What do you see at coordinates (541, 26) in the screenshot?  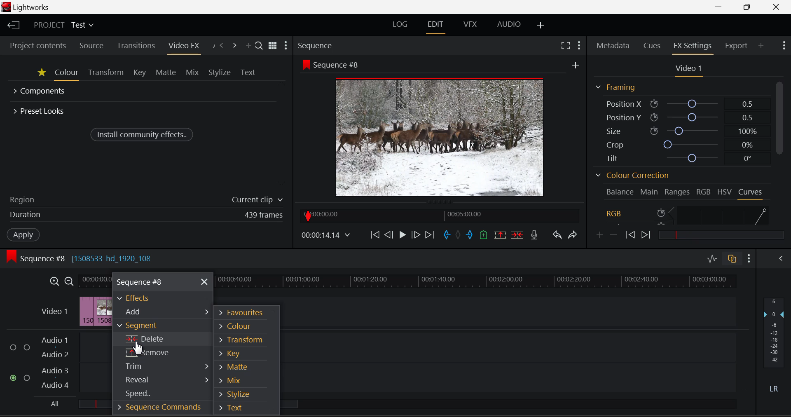 I see `Add Layout` at bounding box center [541, 26].